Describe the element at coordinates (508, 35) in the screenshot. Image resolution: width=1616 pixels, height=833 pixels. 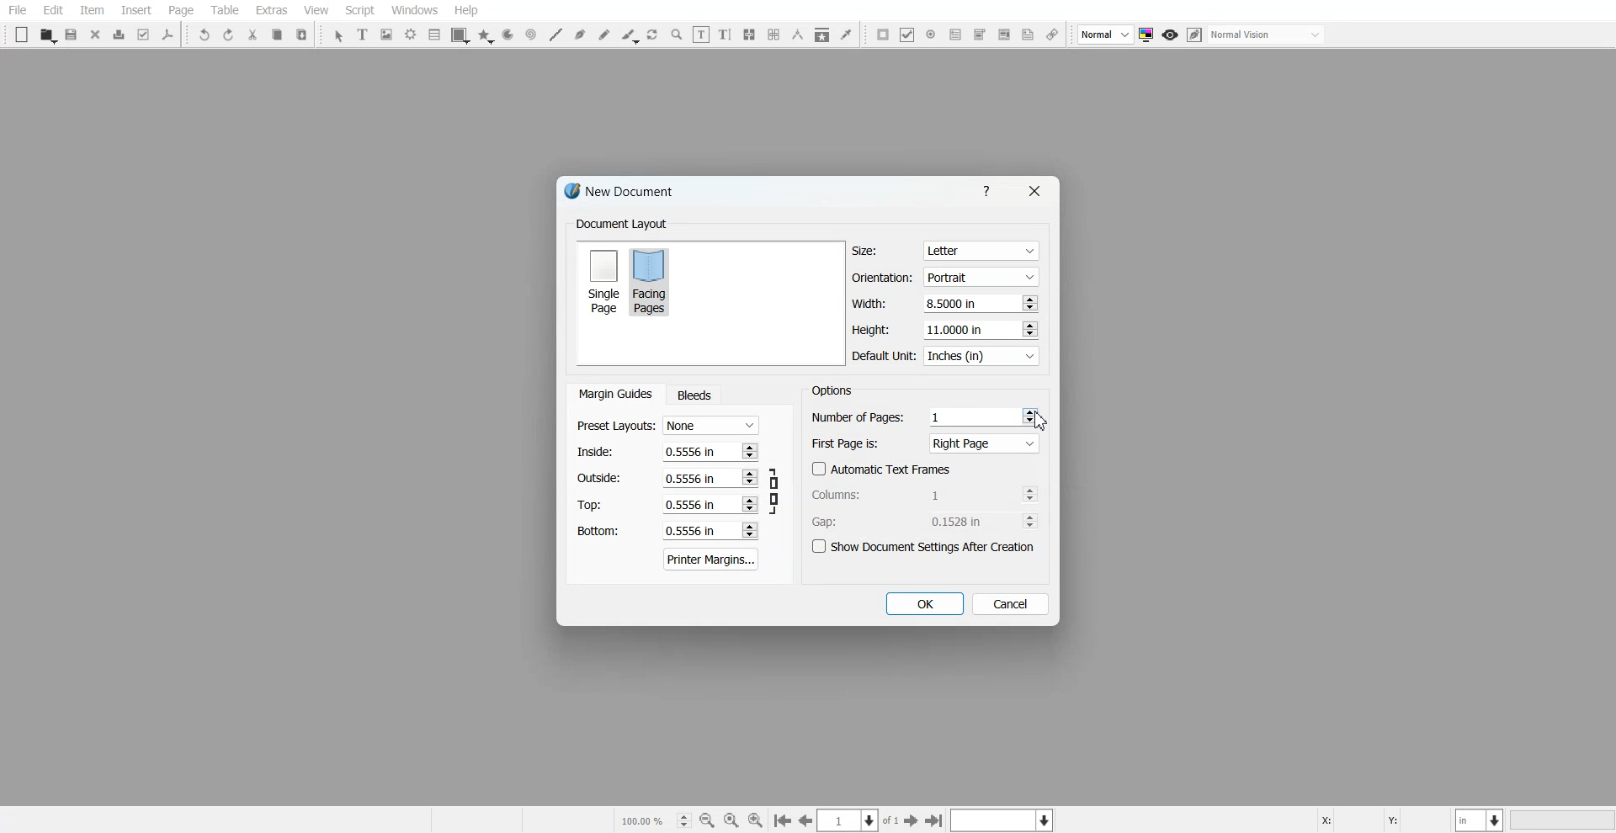
I see `Arc` at that location.